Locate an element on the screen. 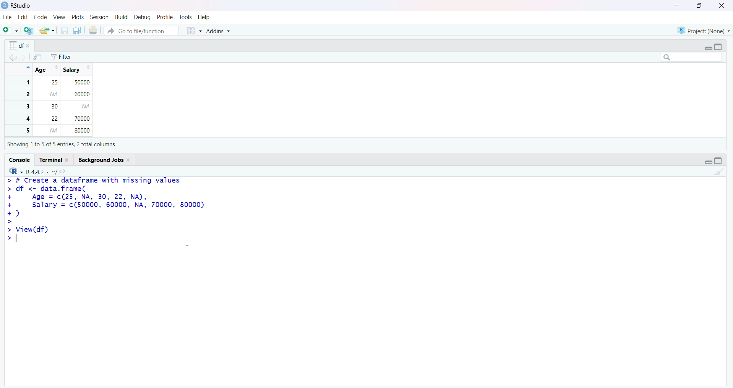 This screenshot has width=733, height=388. Salary is located at coordinates (75, 68).